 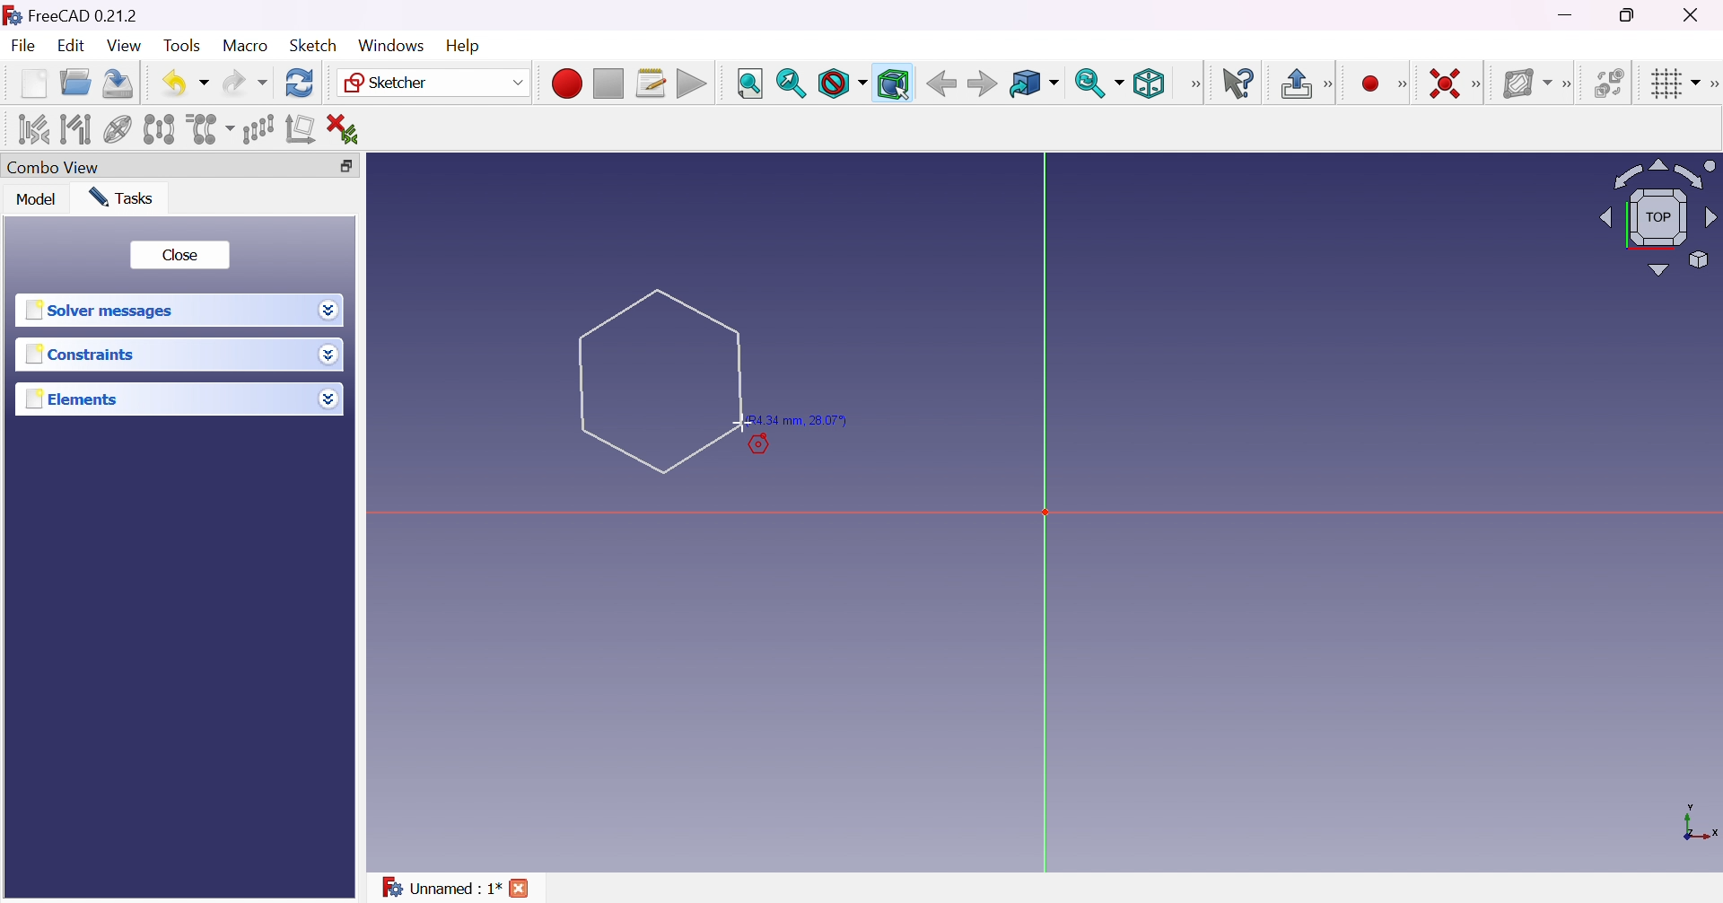 I want to click on Execute macro, so click(x=692, y=85).